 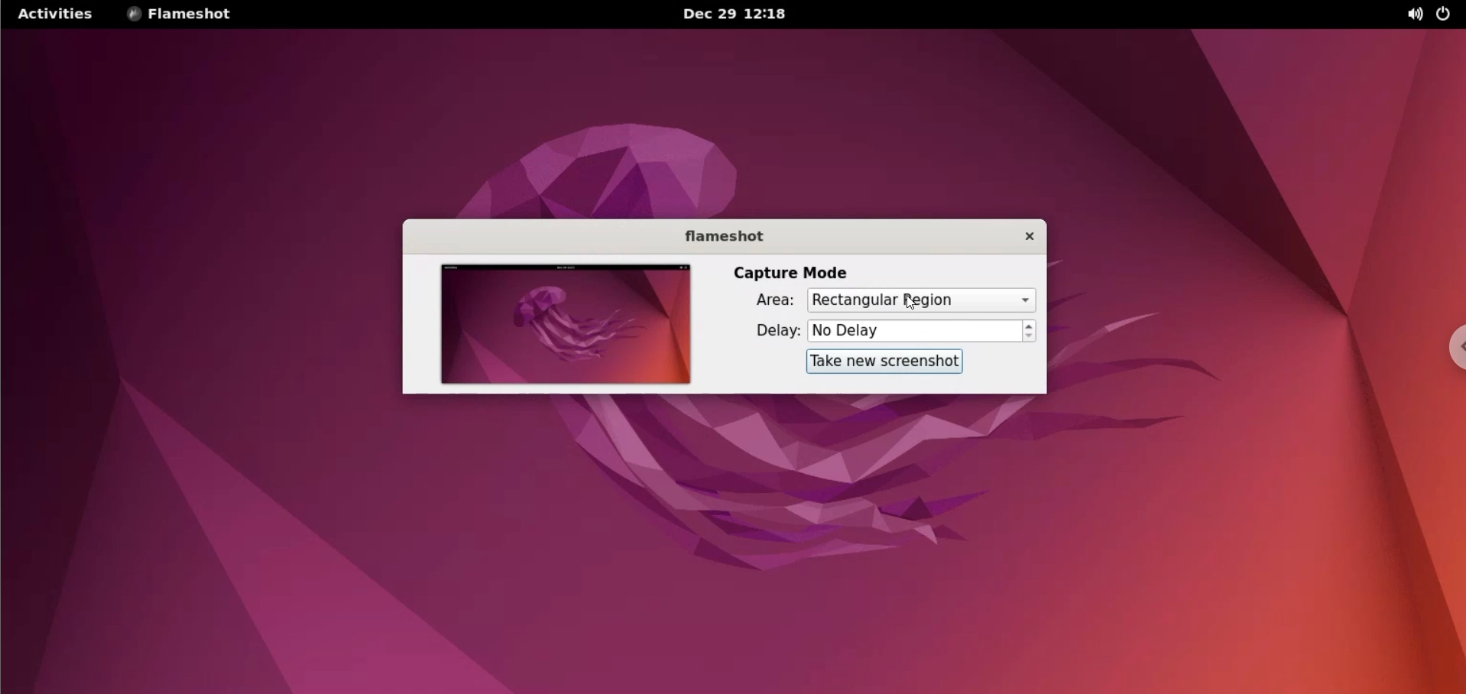 What do you see at coordinates (1457, 345) in the screenshot?
I see `chrome options` at bounding box center [1457, 345].